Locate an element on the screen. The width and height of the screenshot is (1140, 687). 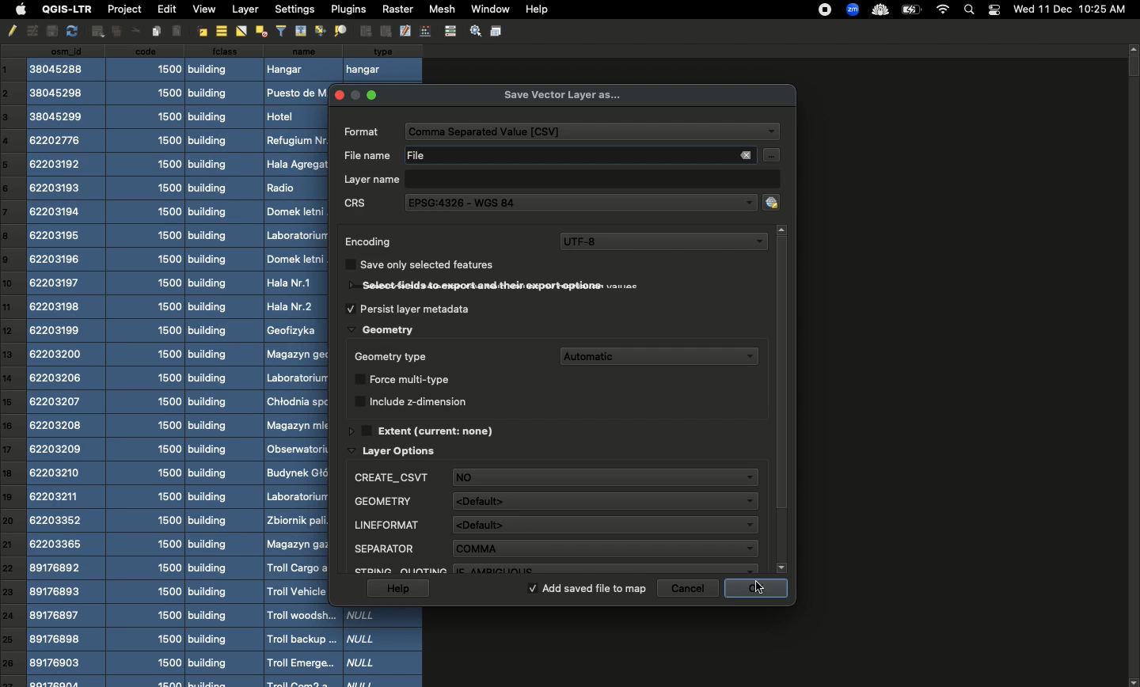
Automatic is located at coordinates (660, 352).